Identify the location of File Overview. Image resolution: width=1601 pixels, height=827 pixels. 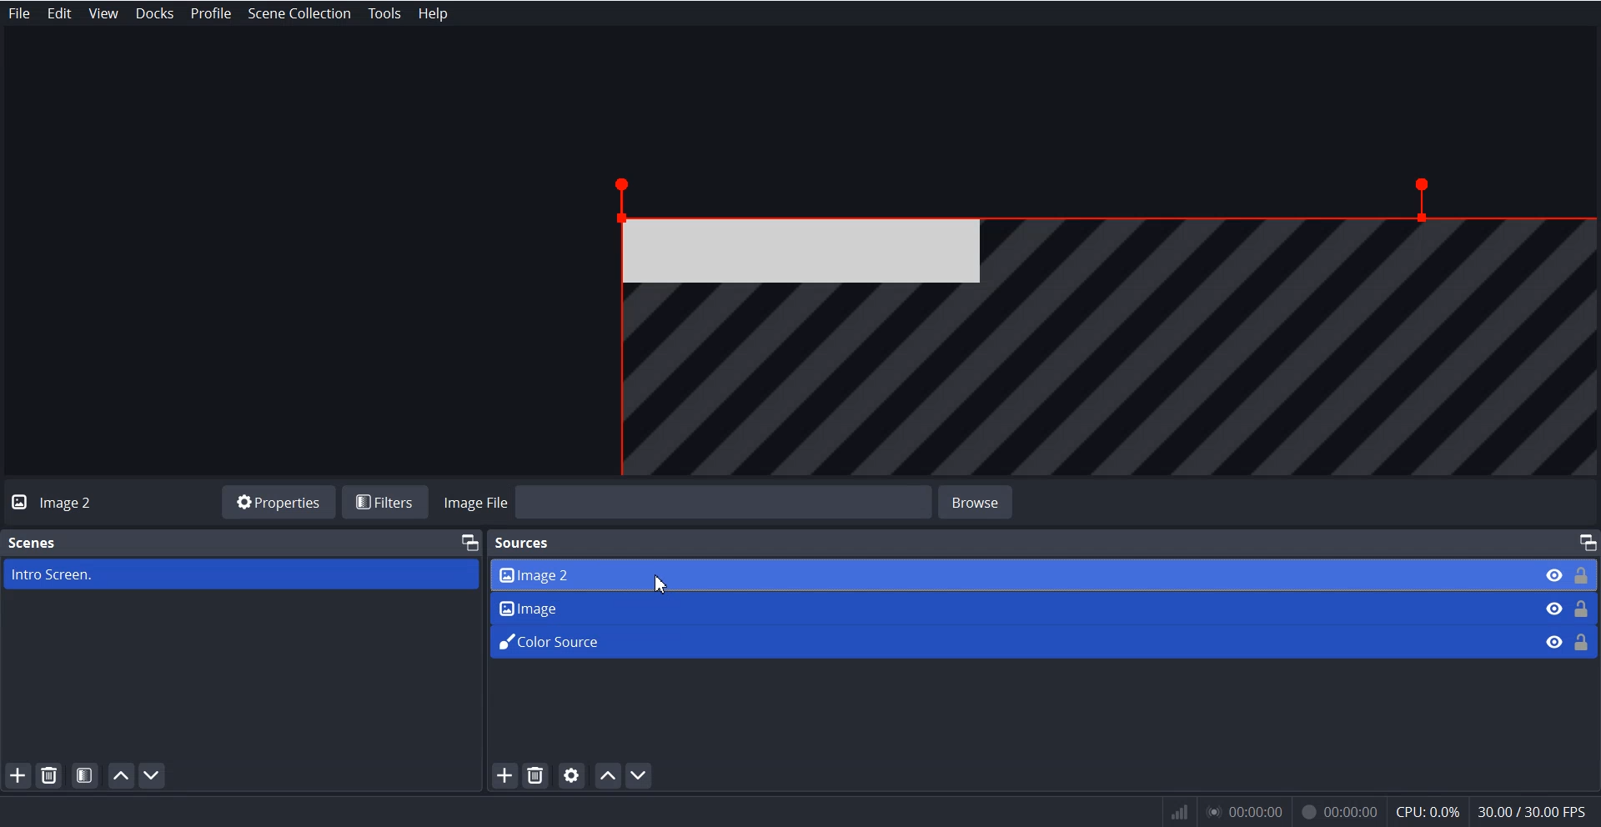
(1084, 320).